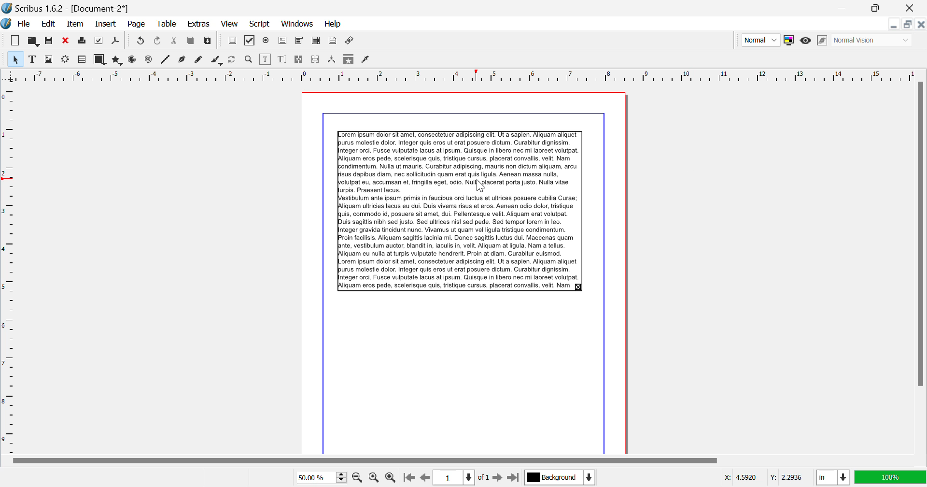 The image size is (927, 487). Describe the element at coordinates (249, 59) in the screenshot. I see `Zoom` at that location.